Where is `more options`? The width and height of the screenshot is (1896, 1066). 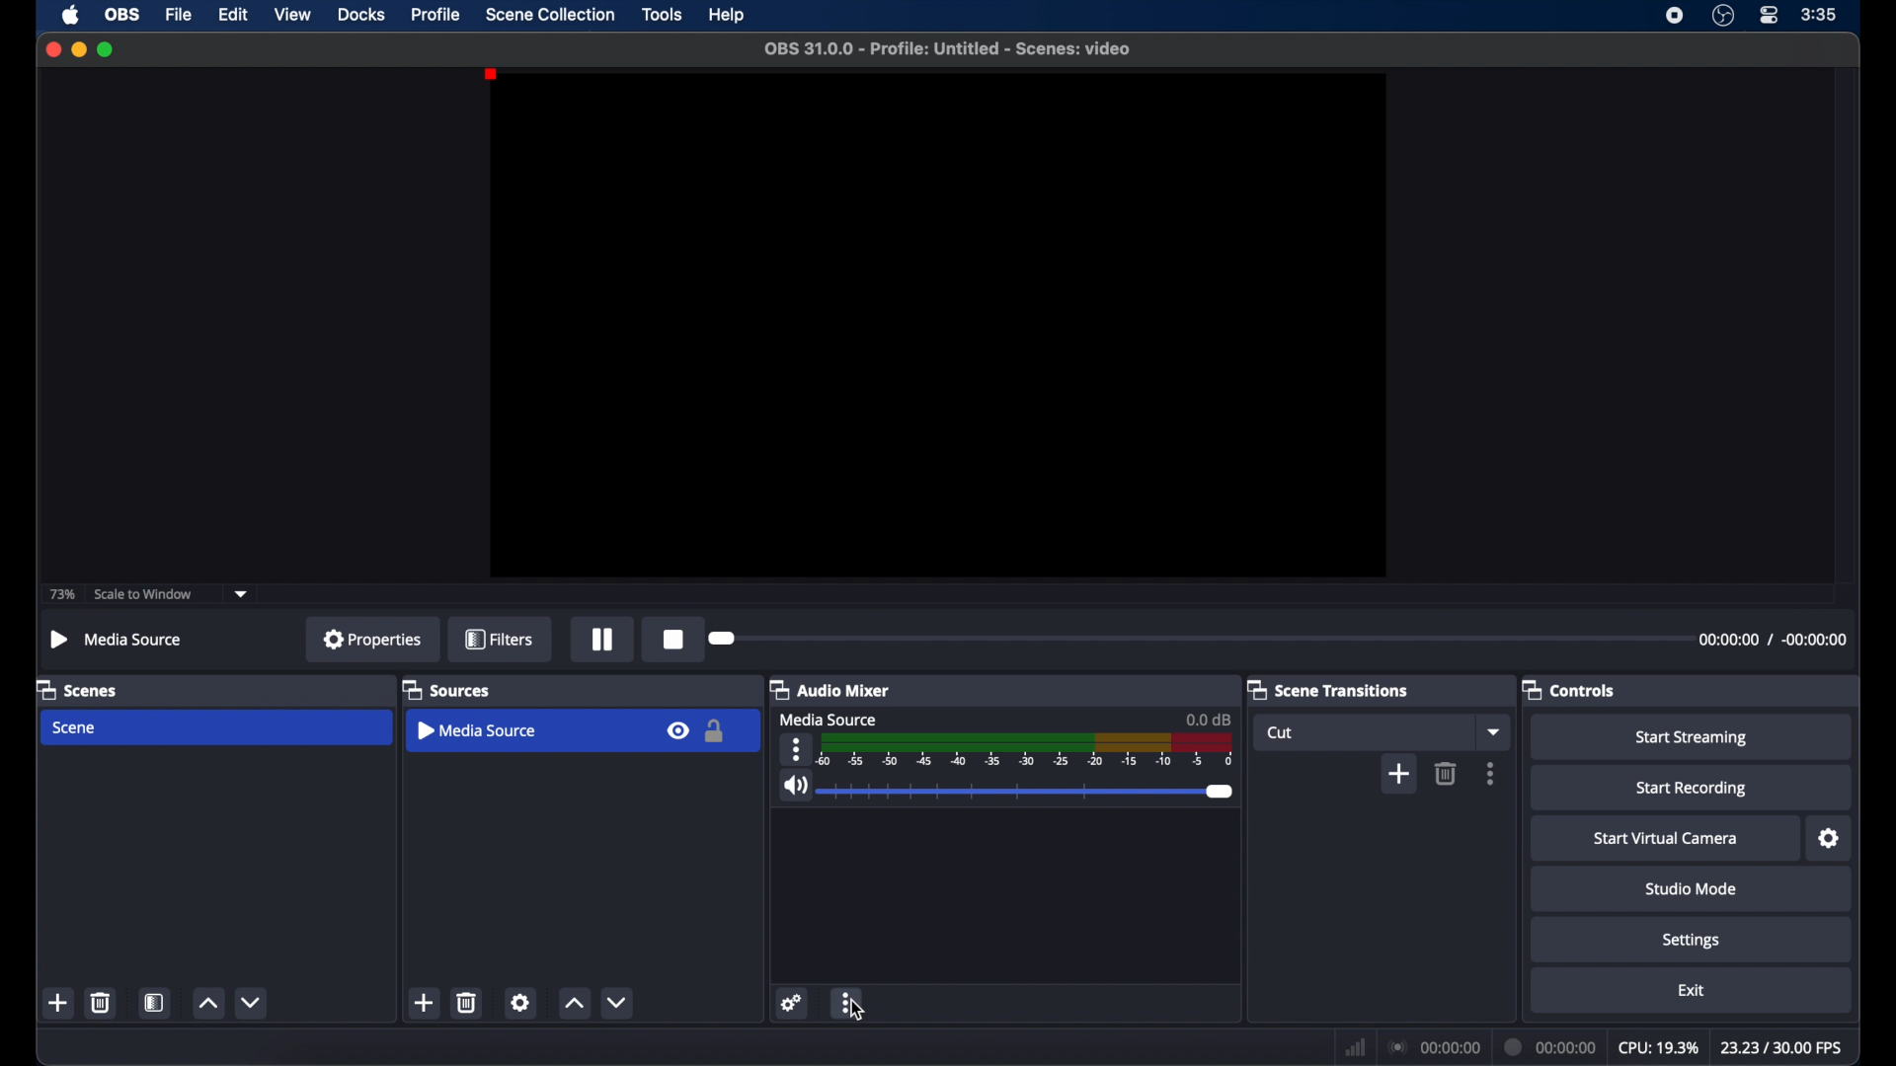 more options is located at coordinates (1491, 772).